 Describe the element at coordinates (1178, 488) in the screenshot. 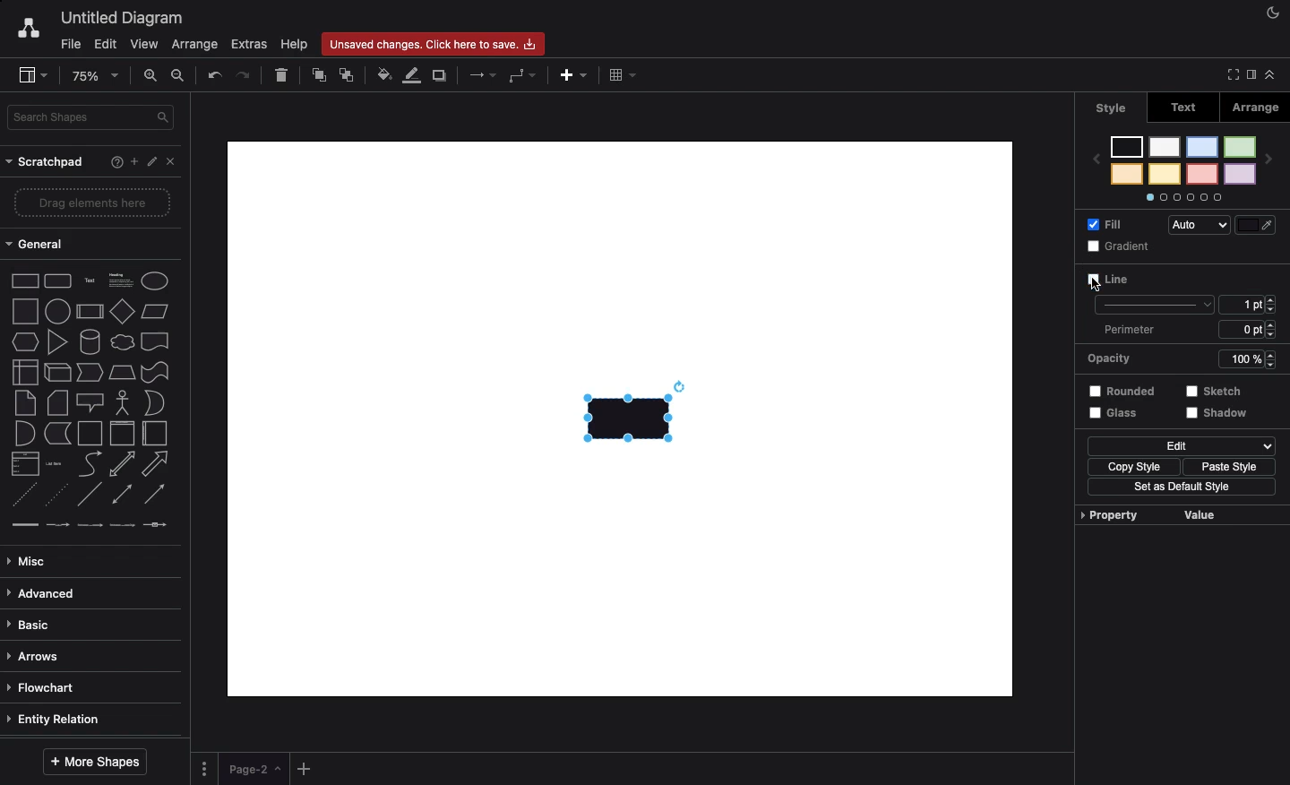

I see `Set as default style` at that location.